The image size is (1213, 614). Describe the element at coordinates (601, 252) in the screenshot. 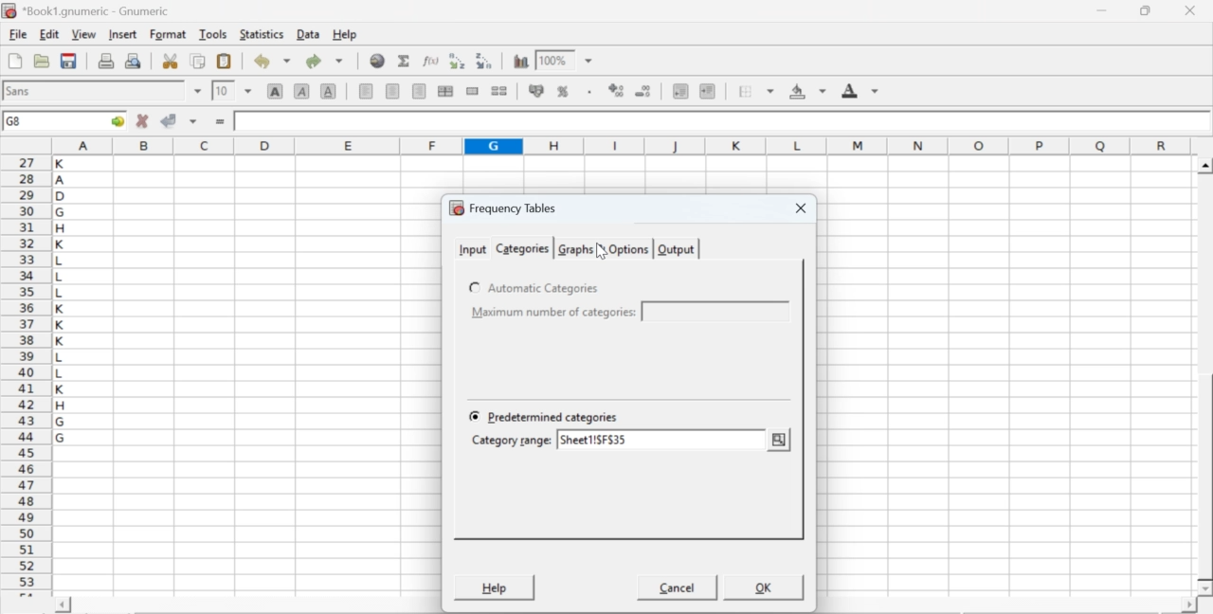

I see `cursor` at that location.